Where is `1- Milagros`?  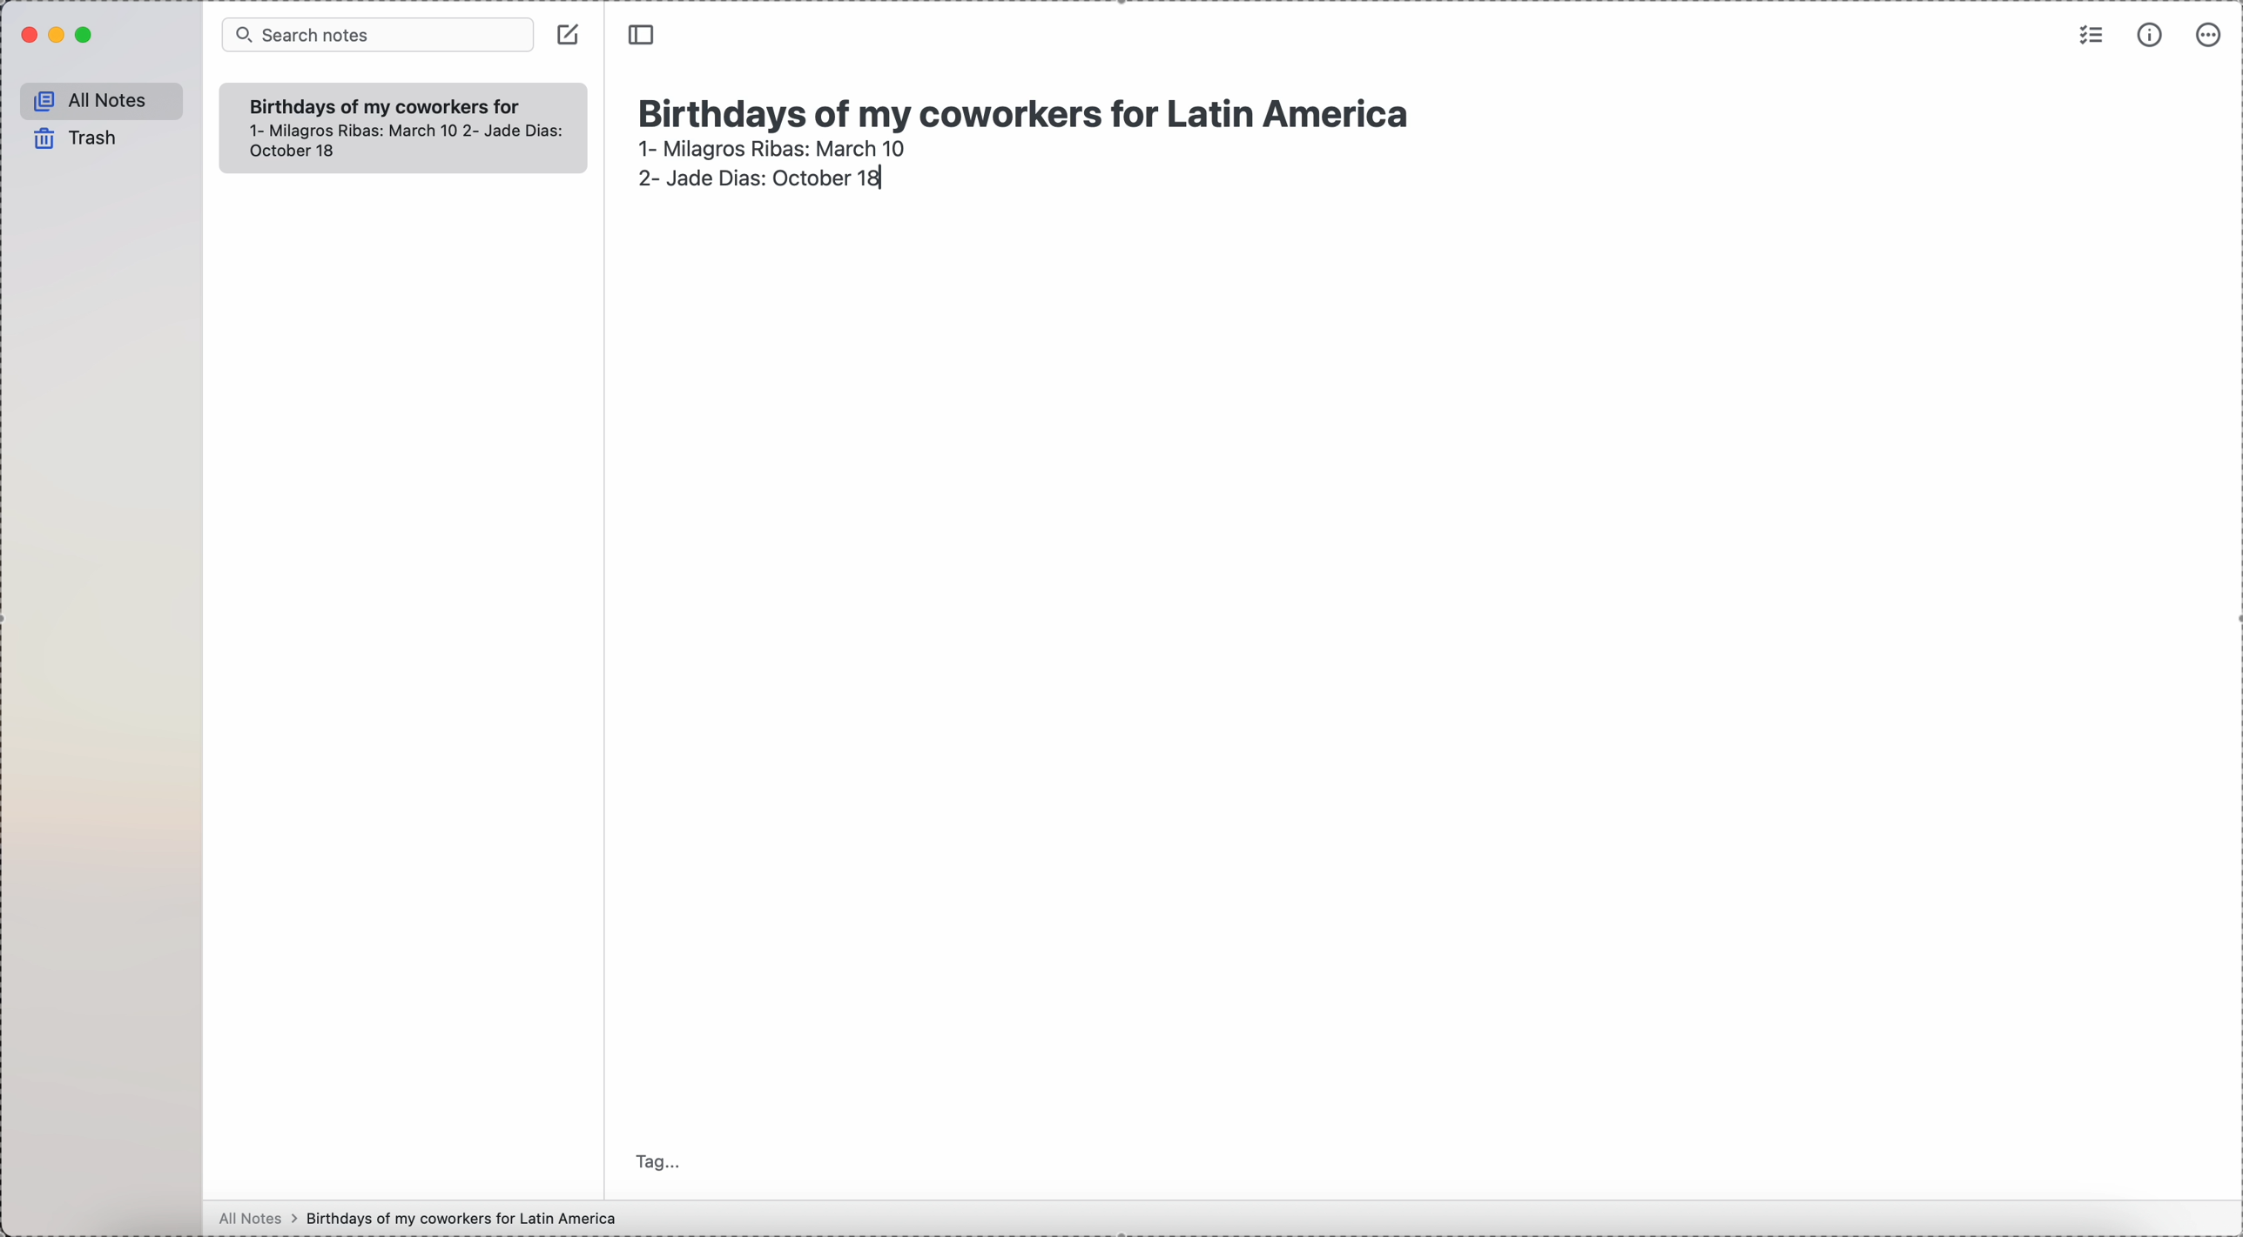
1- Milagros is located at coordinates (771, 148).